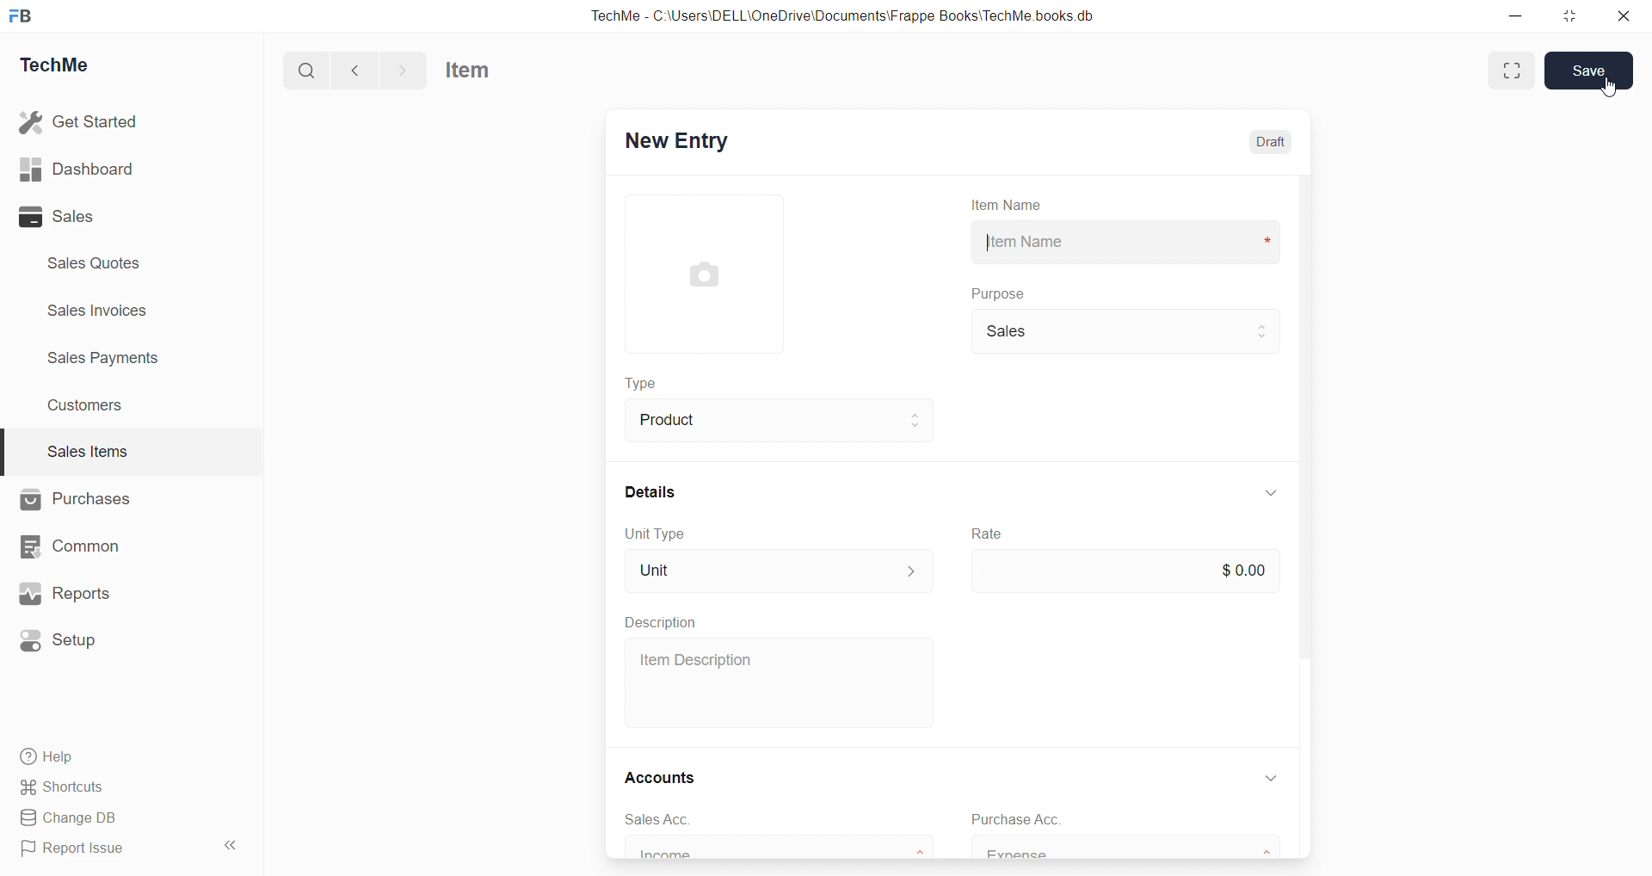  I want to click on Change DB, so click(70, 817).